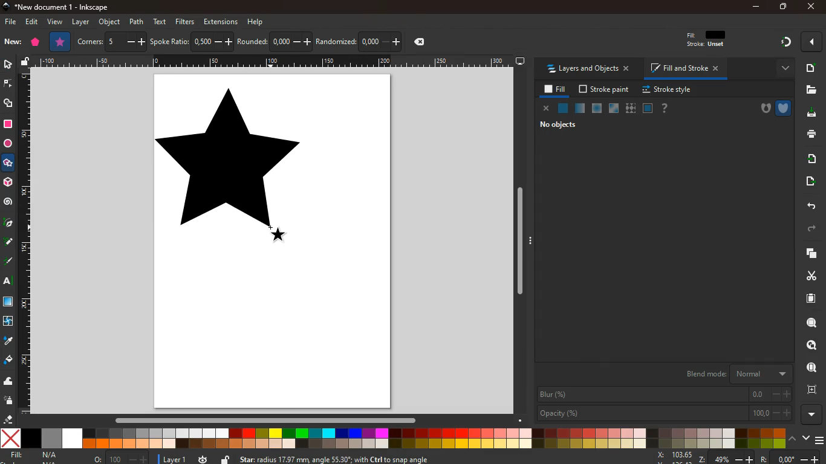  What do you see at coordinates (192, 41) in the screenshot?
I see `spoke ratio` at bounding box center [192, 41].